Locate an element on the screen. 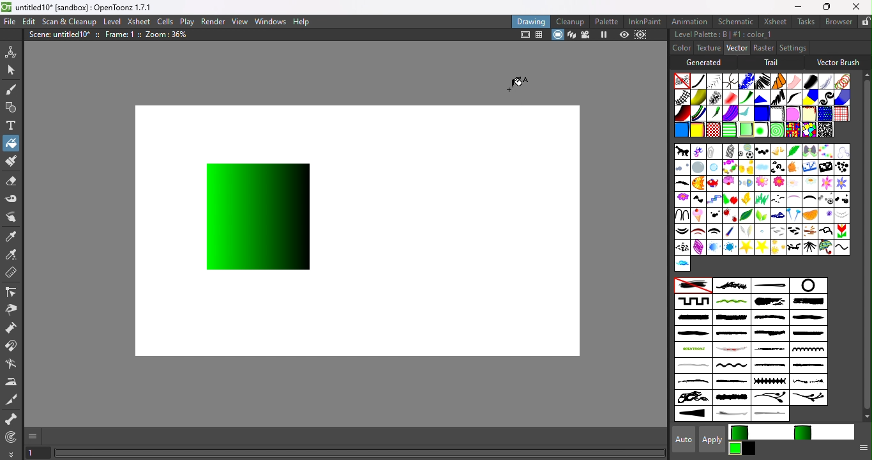 This screenshot has width=872, height=460. Scan & Cleanup is located at coordinates (70, 21).